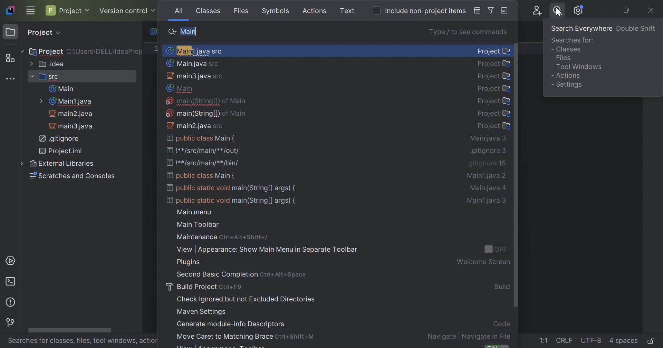 The height and width of the screenshot is (348, 663). Describe the element at coordinates (45, 33) in the screenshot. I see `Project` at that location.